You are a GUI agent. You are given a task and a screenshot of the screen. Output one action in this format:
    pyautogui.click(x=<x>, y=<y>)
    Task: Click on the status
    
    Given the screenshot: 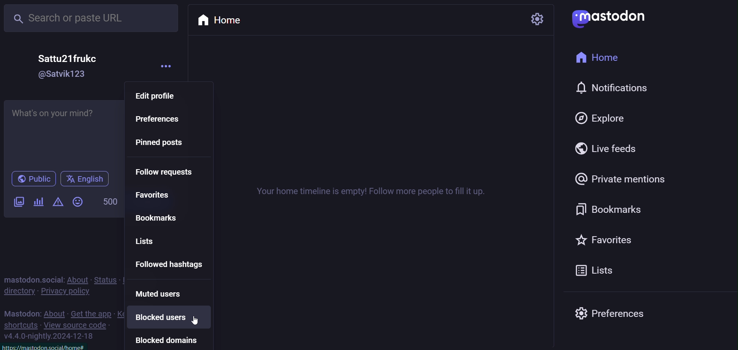 What is the action you would take?
    pyautogui.click(x=107, y=276)
    